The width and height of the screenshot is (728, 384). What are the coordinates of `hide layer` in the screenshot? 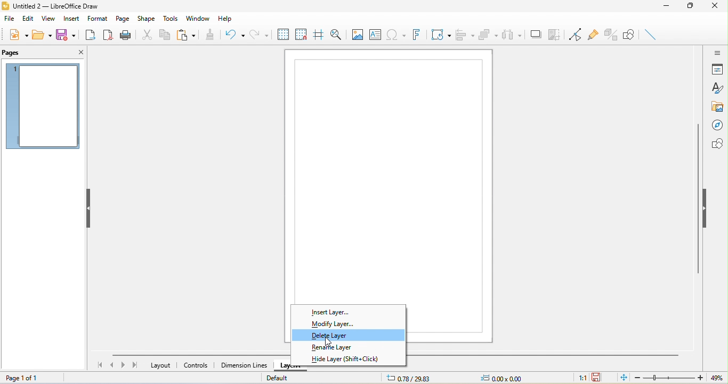 It's located at (349, 360).